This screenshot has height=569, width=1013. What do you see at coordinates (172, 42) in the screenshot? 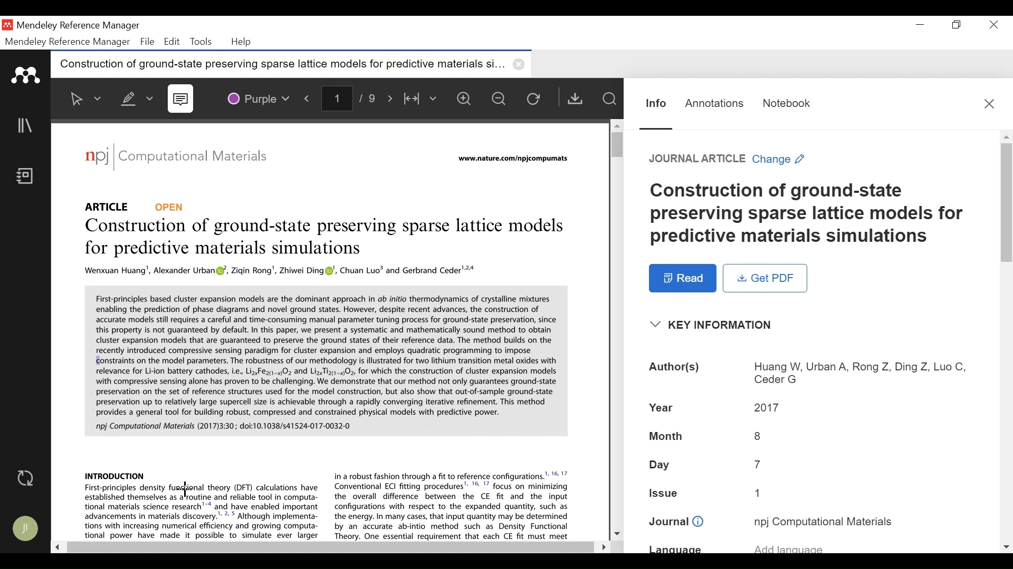
I see `Edit` at bounding box center [172, 42].